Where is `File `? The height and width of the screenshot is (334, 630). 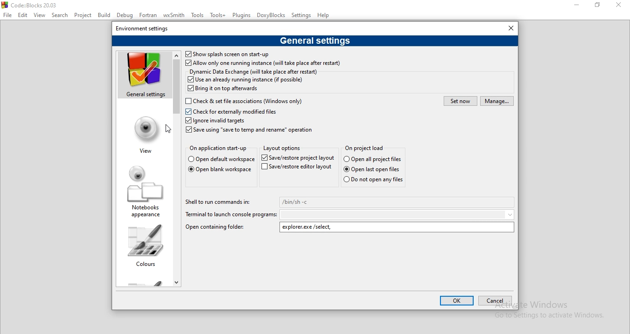 File  is located at coordinates (7, 15).